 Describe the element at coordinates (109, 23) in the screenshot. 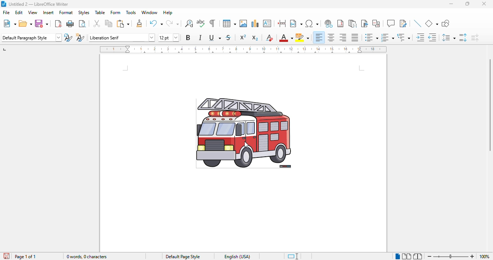

I see `copy` at that location.